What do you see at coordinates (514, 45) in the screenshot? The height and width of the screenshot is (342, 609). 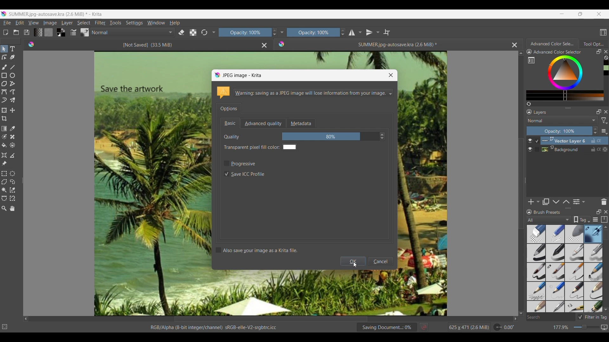 I see `Close current image space` at bounding box center [514, 45].